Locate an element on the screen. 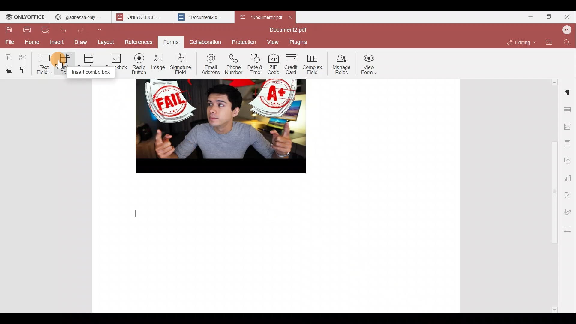 The image size is (576, 324). Undo is located at coordinates (65, 30).